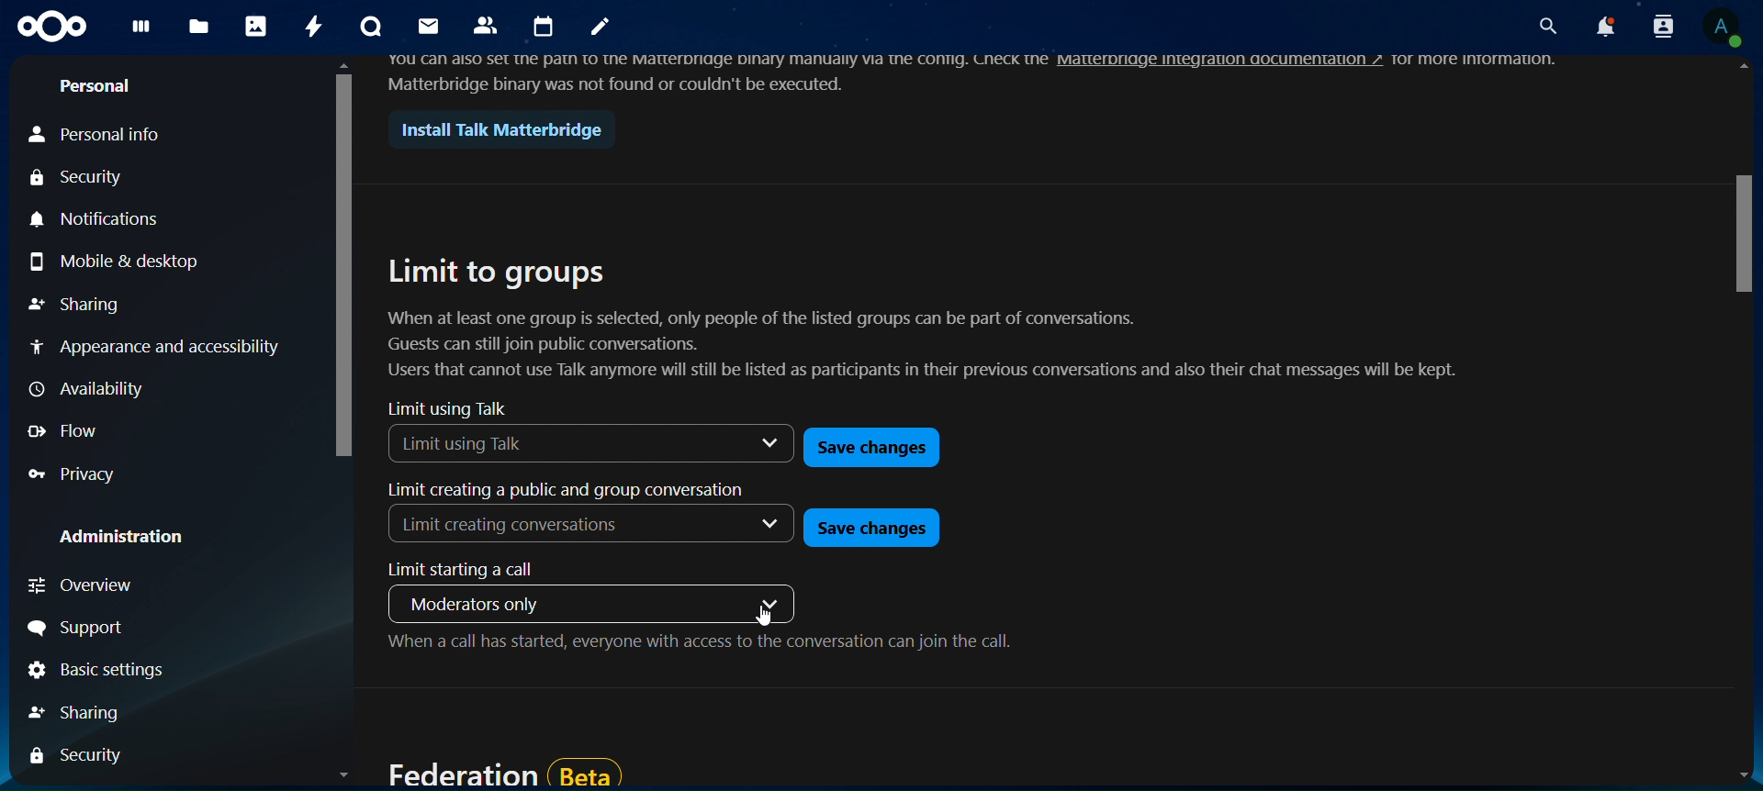 This screenshot has height=791, width=1763. Describe the element at coordinates (155, 345) in the screenshot. I see `appearance and accessibility` at that location.